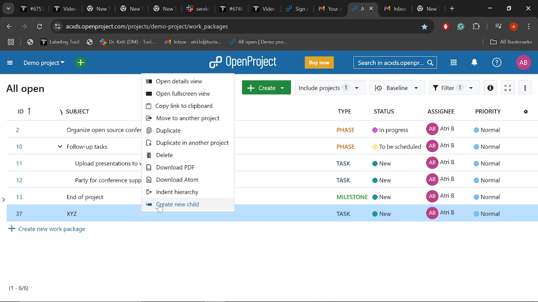 The width and height of the screenshot is (538, 302). I want to click on Grammerly, so click(462, 27).